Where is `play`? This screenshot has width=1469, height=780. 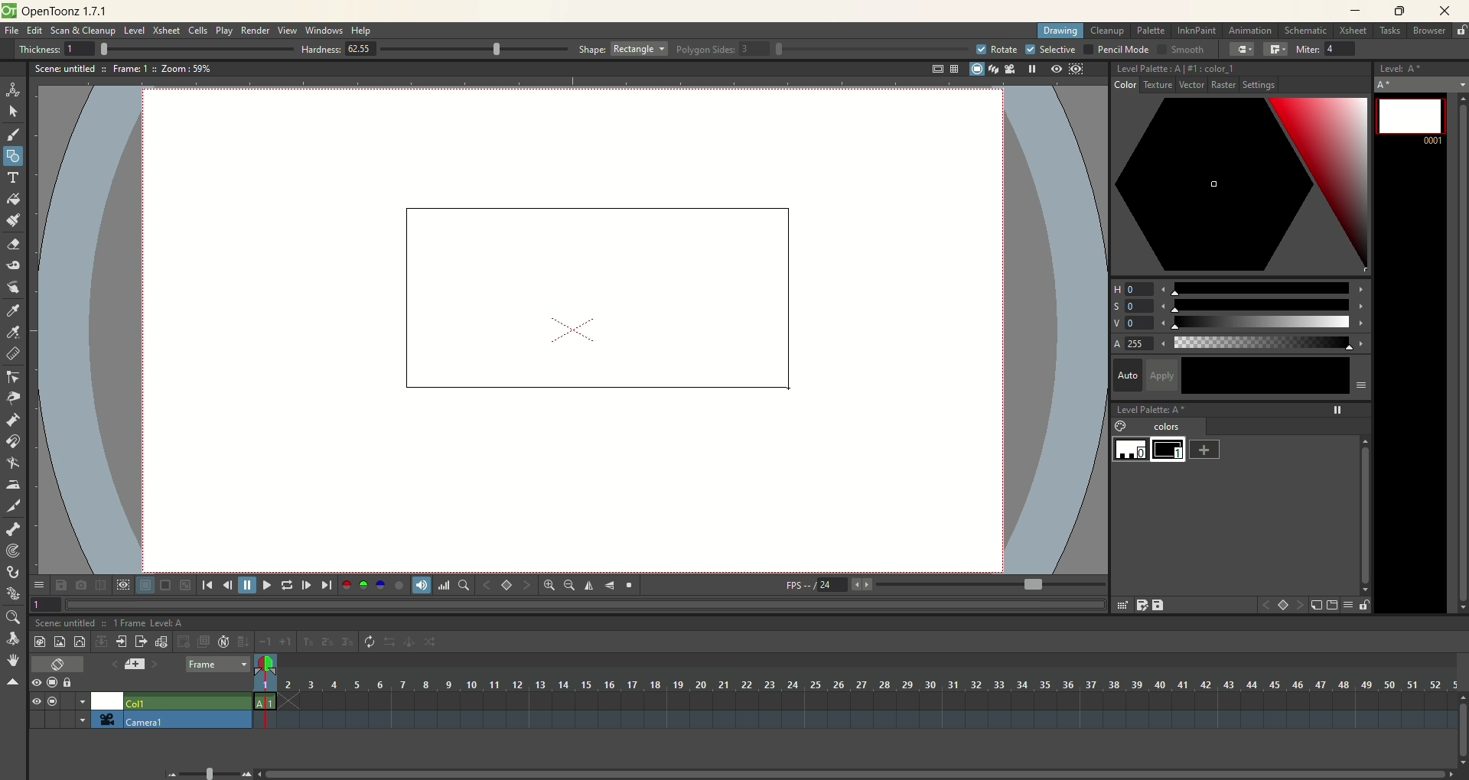
play is located at coordinates (265, 585).